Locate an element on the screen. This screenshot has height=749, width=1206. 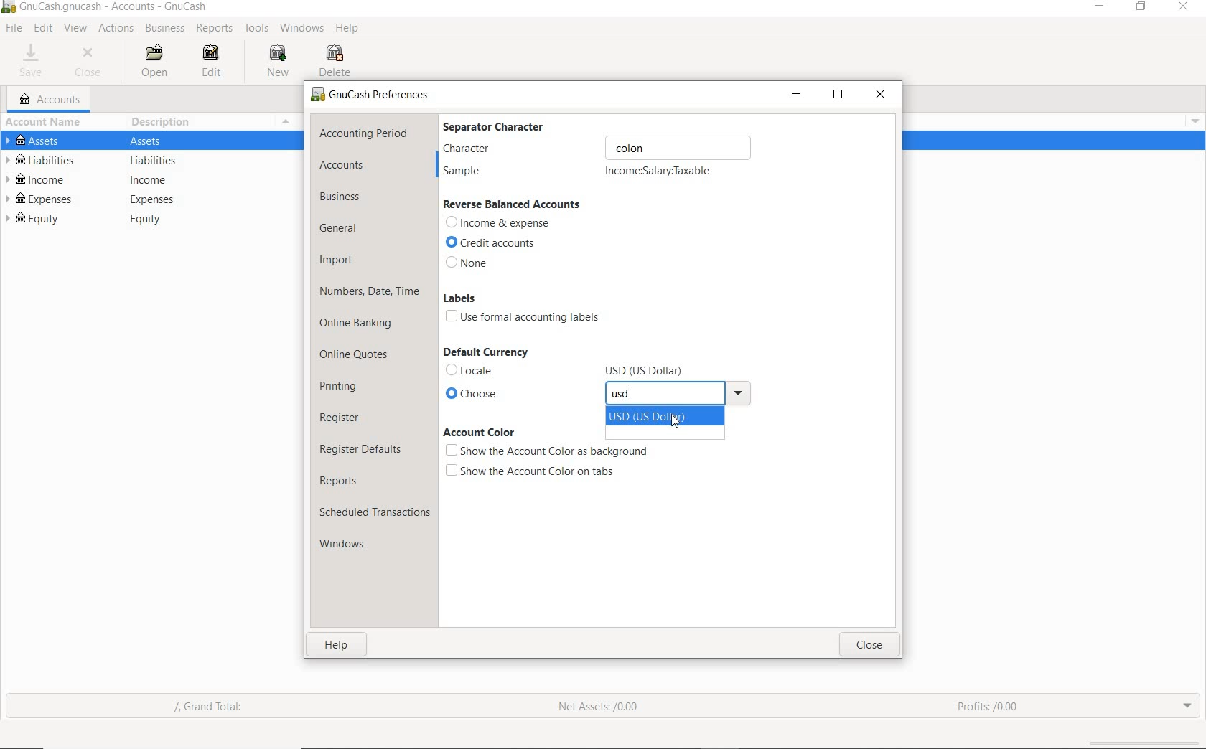
LIABILITIES is located at coordinates (43, 159).